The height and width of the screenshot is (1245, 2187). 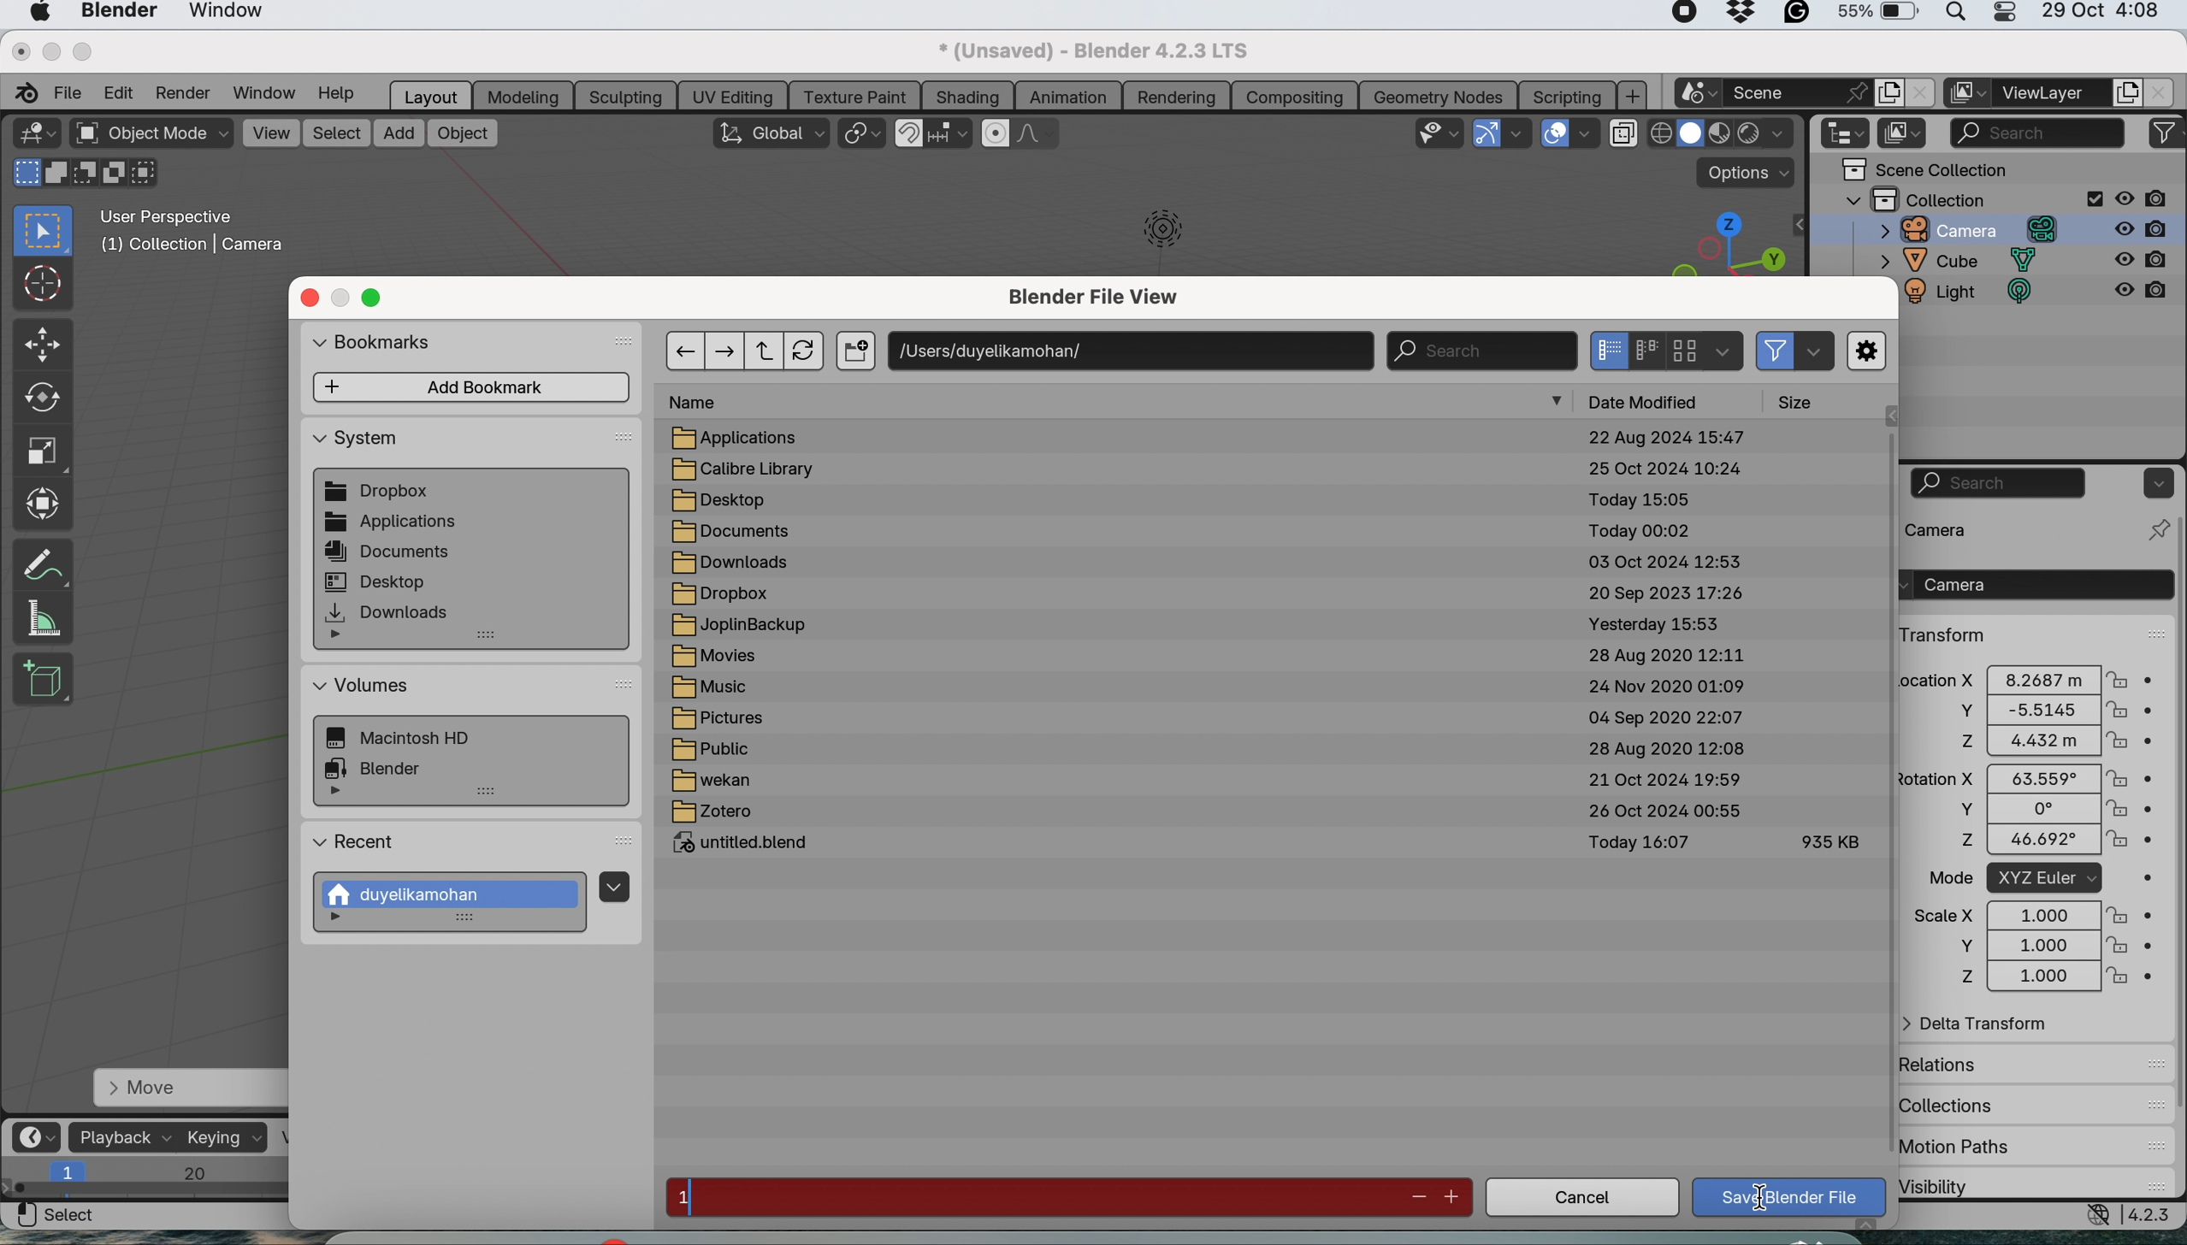 I want to click on object mode, so click(x=151, y=134).